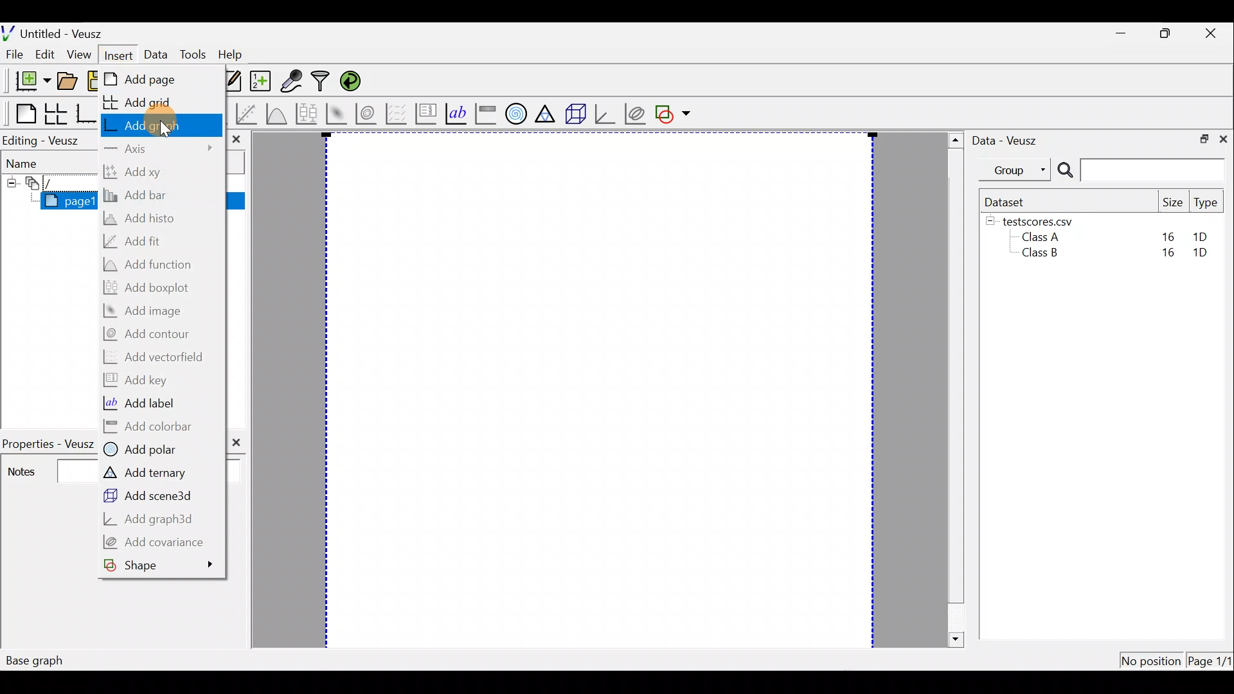 Image resolution: width=1234 pixels, height=694 pixels. Describe the element at coordinates (78, 55) in the screenshot. I see `View` at that location.